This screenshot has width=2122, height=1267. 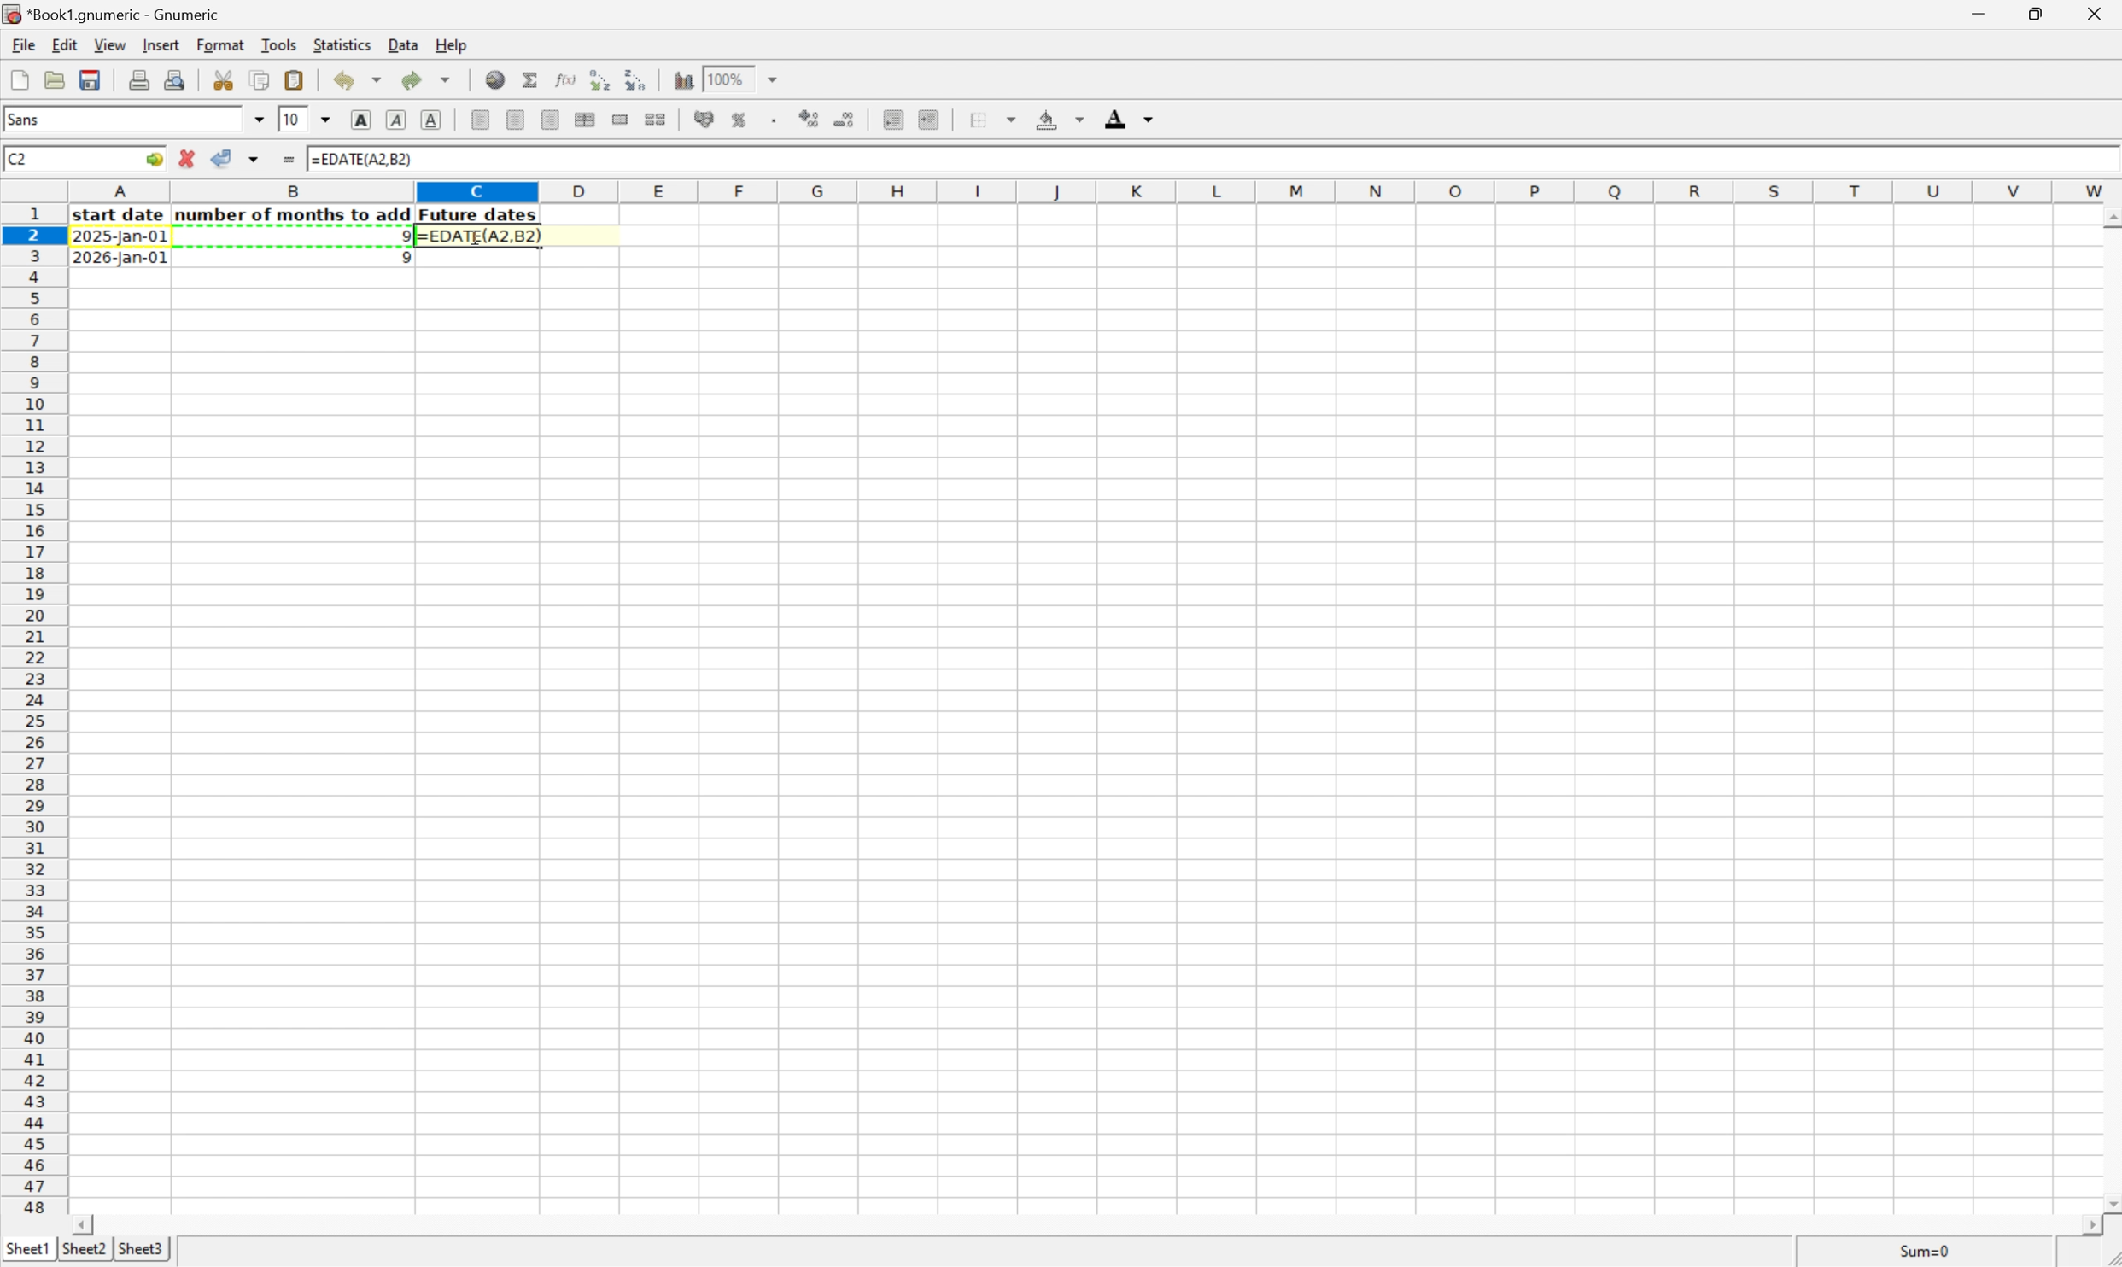 I want to click on 10, so click(x=293, y=120).